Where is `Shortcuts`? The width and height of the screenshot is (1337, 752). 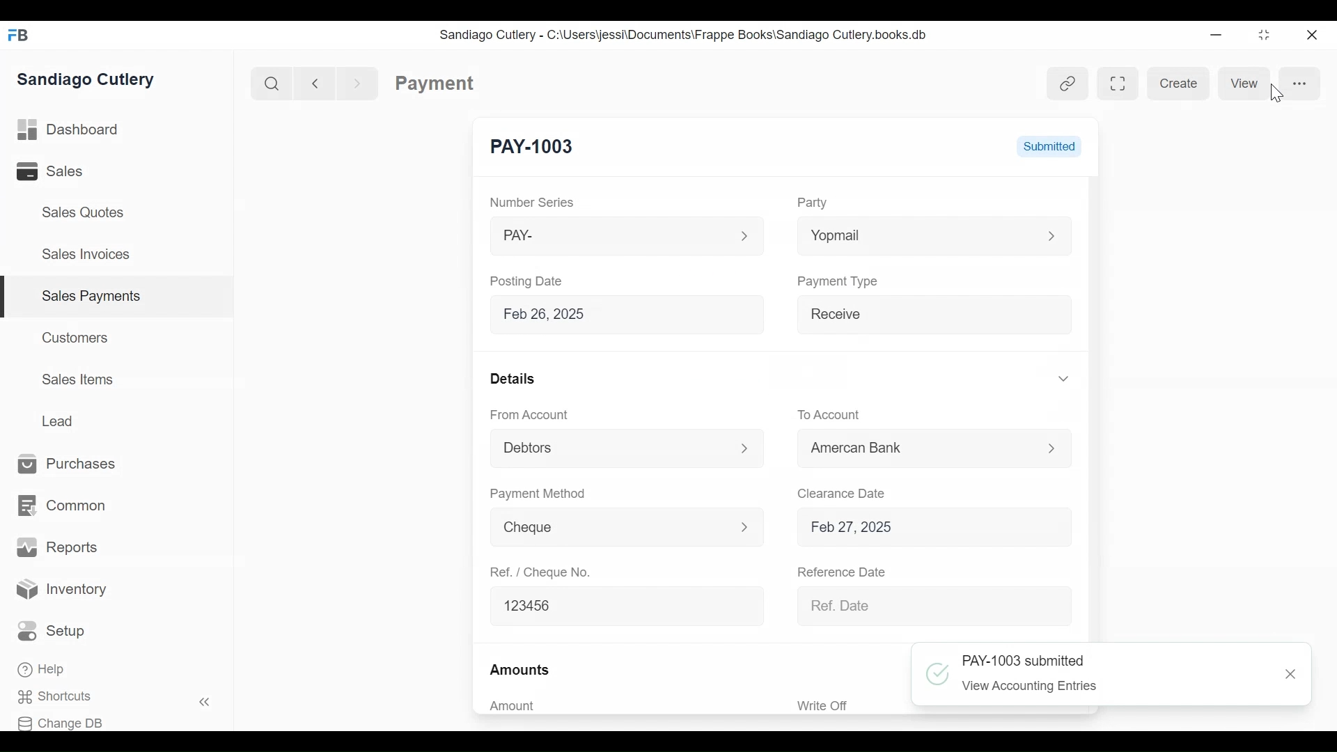 Shortcuts is located at coordinates (63, 697).